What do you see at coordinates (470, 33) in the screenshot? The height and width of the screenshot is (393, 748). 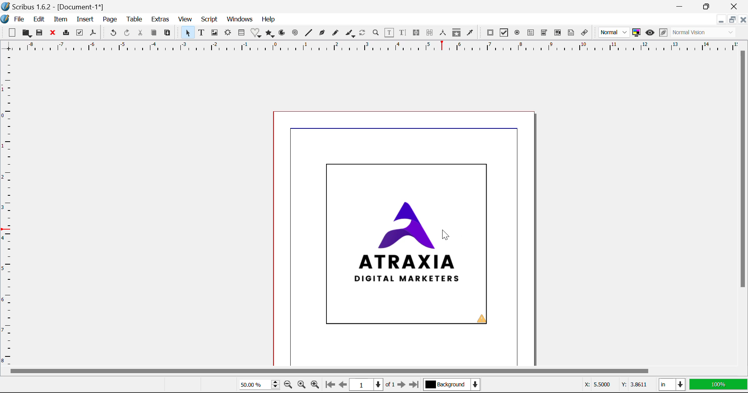 I see `Eyedropper` at bounding box center [470, 33].